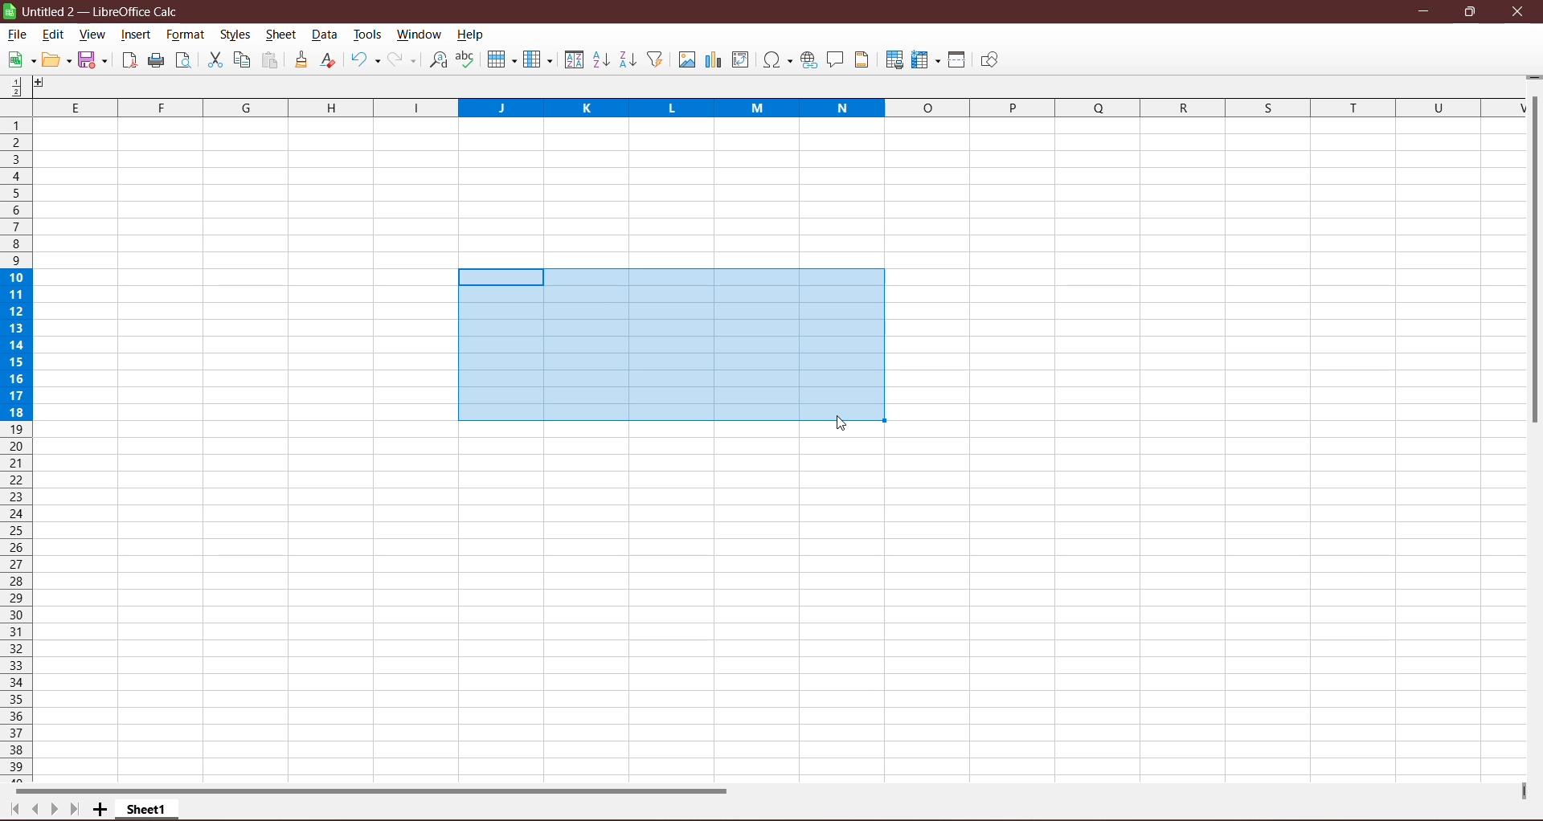  I want to click on Minimize, so click(1426, 11).